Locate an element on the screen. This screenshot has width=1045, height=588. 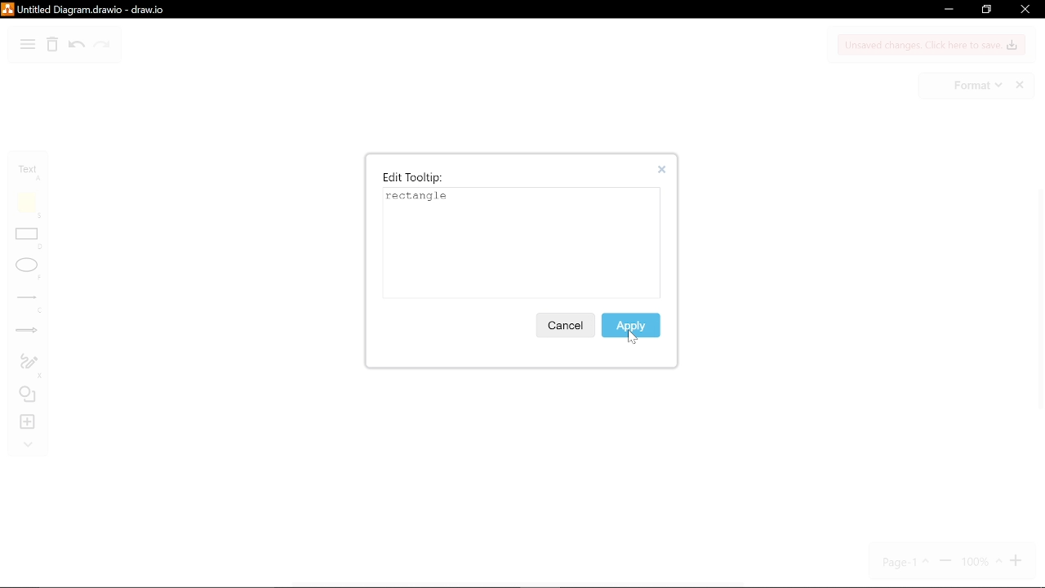
delete is located at coordinates (52, 47).